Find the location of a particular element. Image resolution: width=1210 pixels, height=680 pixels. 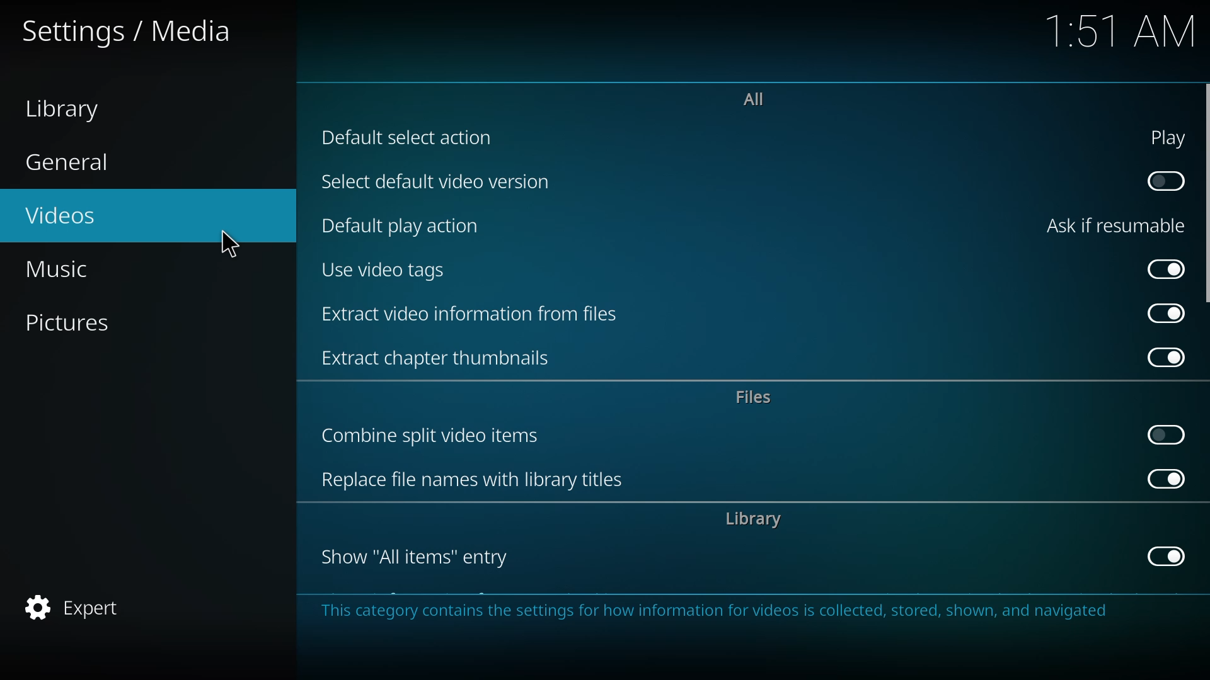

videos is located at coordinates (73, 213).